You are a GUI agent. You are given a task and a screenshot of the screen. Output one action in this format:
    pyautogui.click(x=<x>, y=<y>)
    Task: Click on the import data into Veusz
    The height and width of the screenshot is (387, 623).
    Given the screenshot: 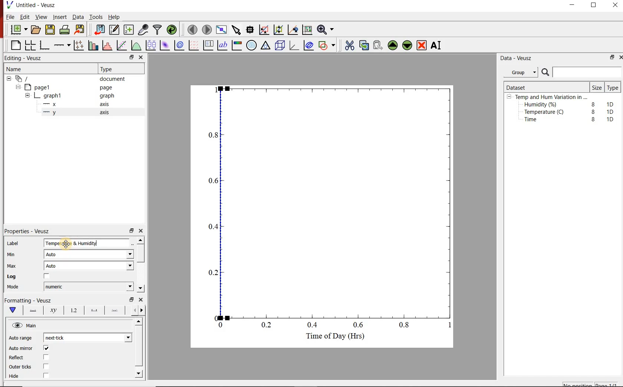 What is the action you would take?
    pyautogui.click(x=99, y=29)
    